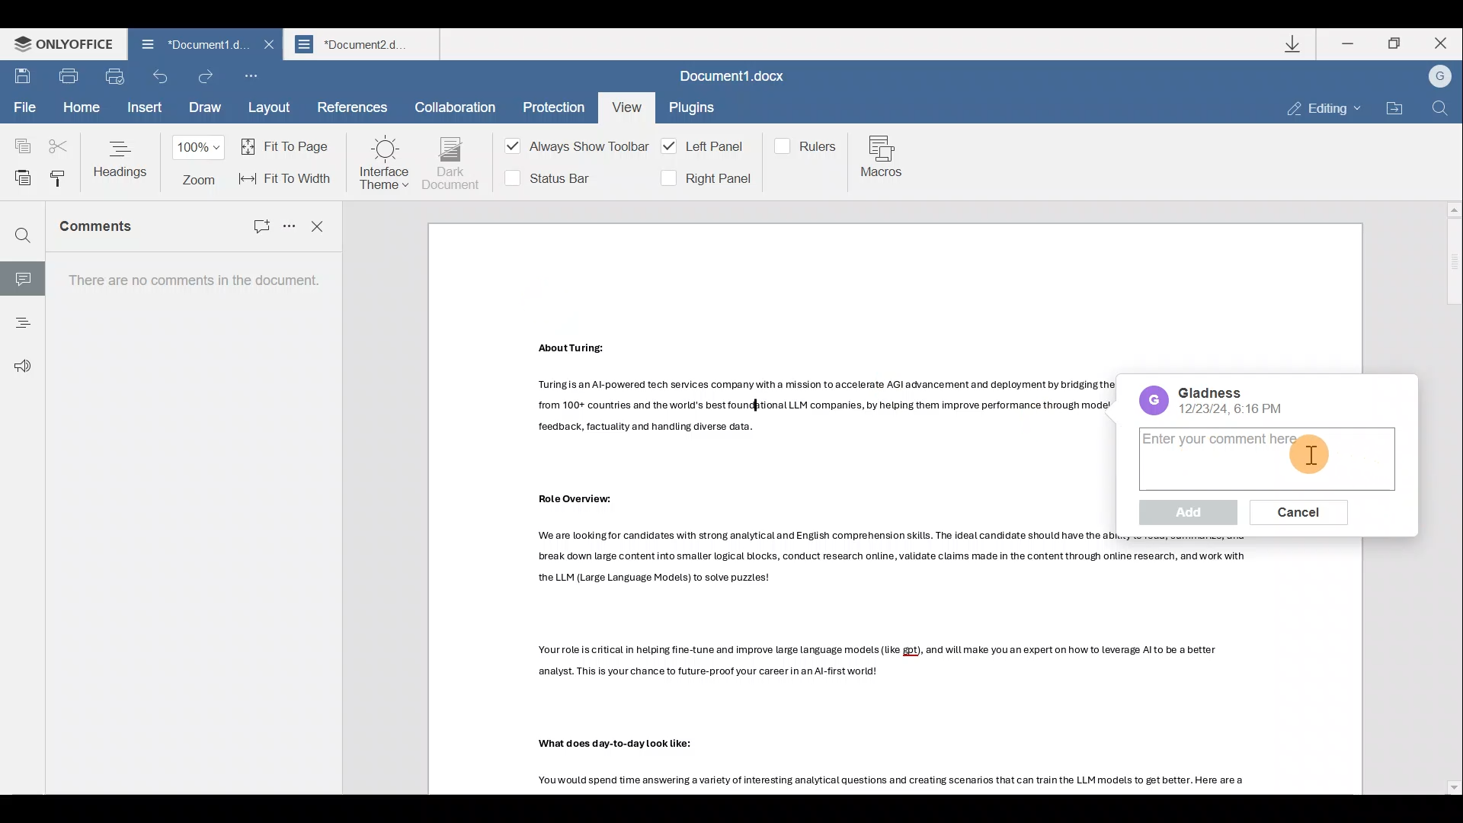 This screenshot has width=1463, height=823. Describe the element at coordinates (351, 109) in the screenshot. I see `References` at that location.